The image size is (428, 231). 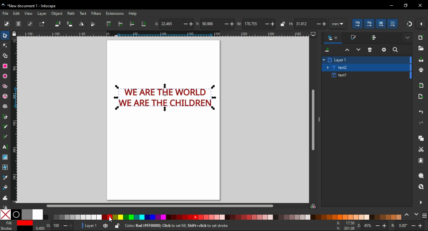 I want to click on delete layer, so click(x=370, y=50).